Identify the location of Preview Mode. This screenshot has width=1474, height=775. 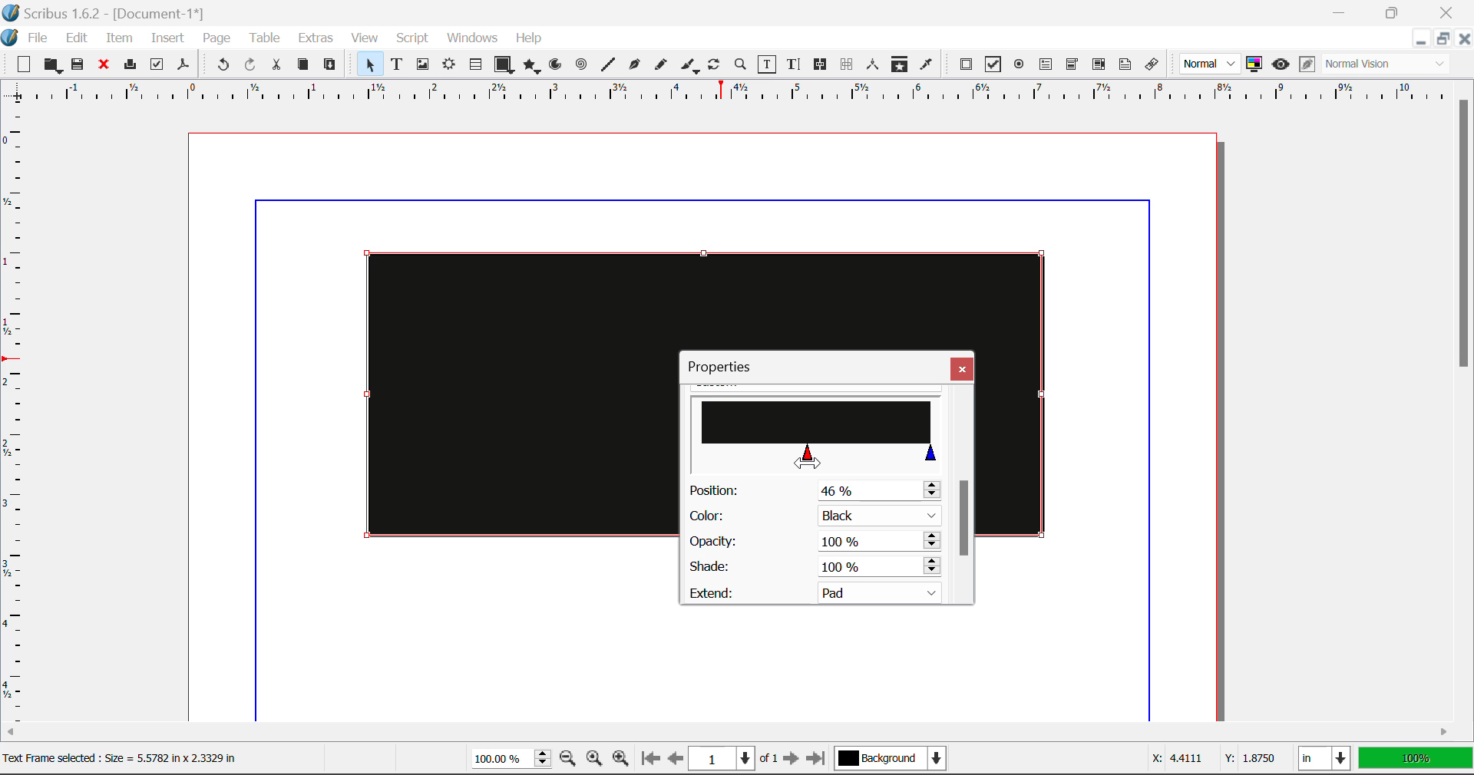
(1210, 64).